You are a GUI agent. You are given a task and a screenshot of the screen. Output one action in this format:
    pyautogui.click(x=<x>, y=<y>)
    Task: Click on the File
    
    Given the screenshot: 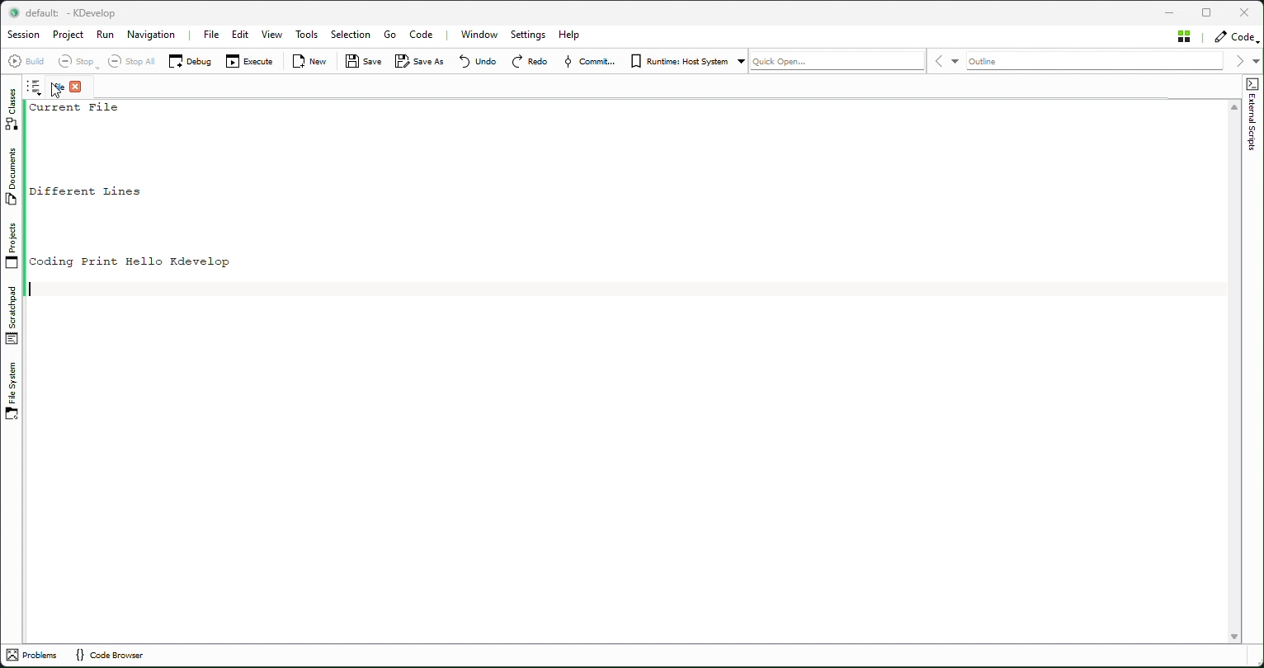 What is the action you would take?
    pyautogui.click(x=210, y=35)
    